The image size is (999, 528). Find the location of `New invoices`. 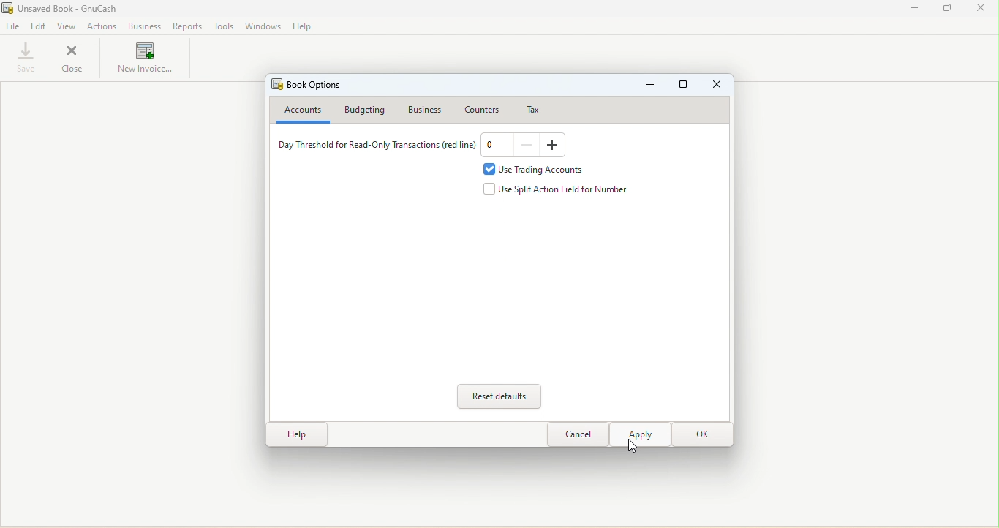

New invoices is located at coordinates (146, 61).